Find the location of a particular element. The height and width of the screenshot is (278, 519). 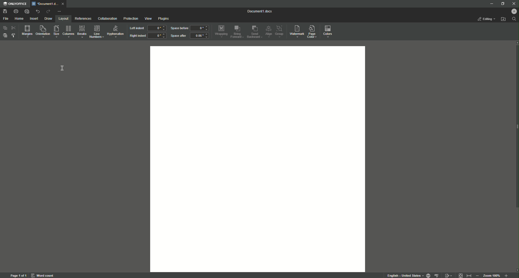

Right indent is located at coordinates (137, 36).